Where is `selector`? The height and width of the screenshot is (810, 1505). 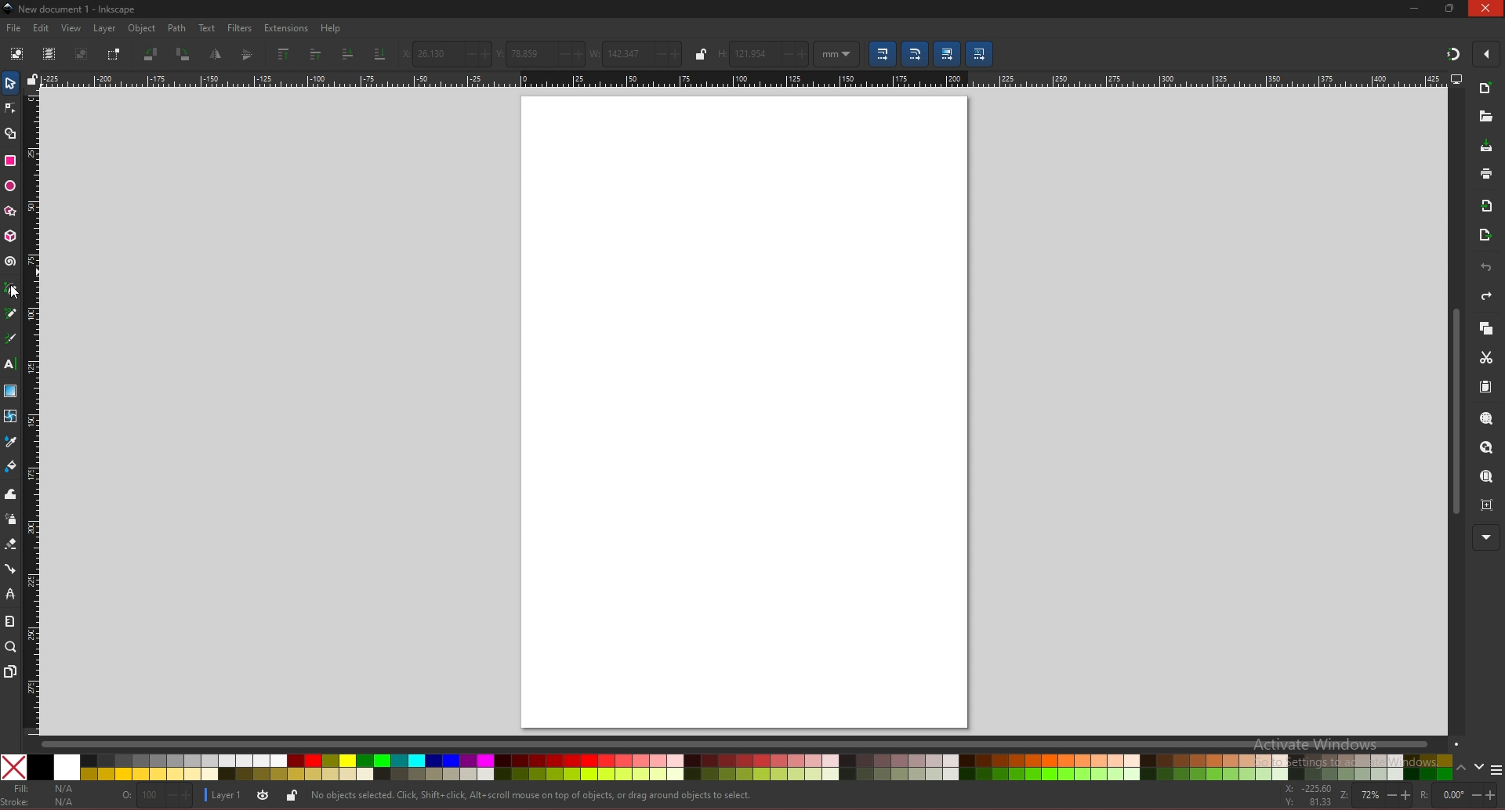 selector is located at coordinates (10, 83).